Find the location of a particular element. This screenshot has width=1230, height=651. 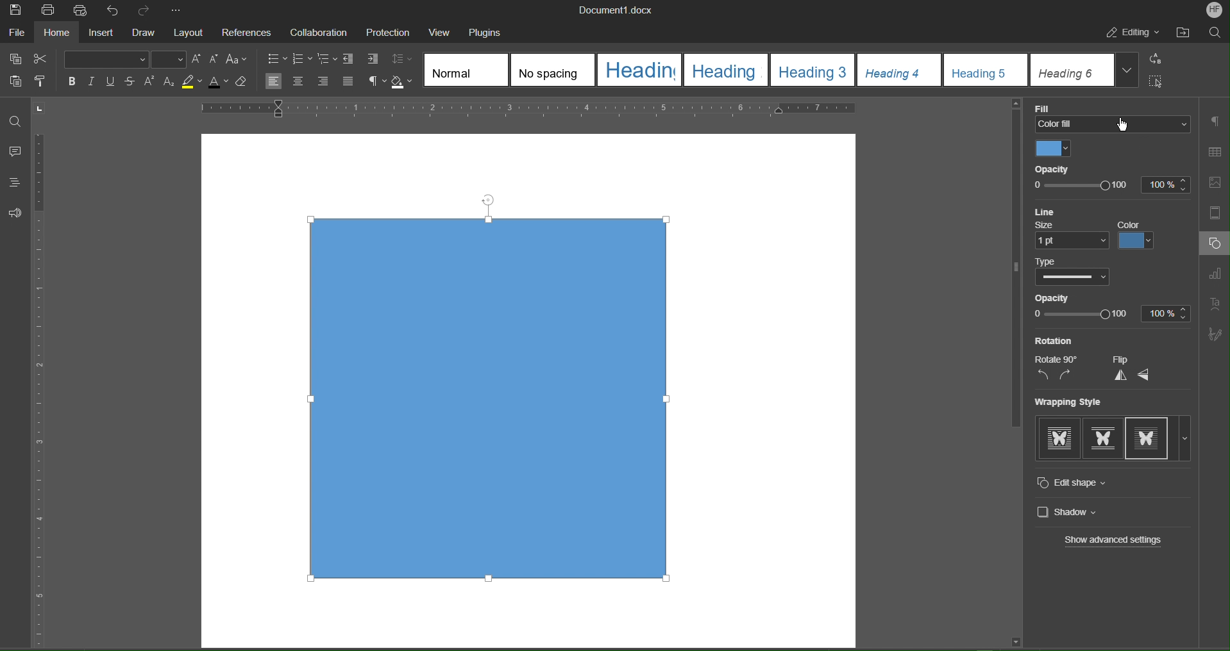

Fill is located at coordinates (1046, 108).